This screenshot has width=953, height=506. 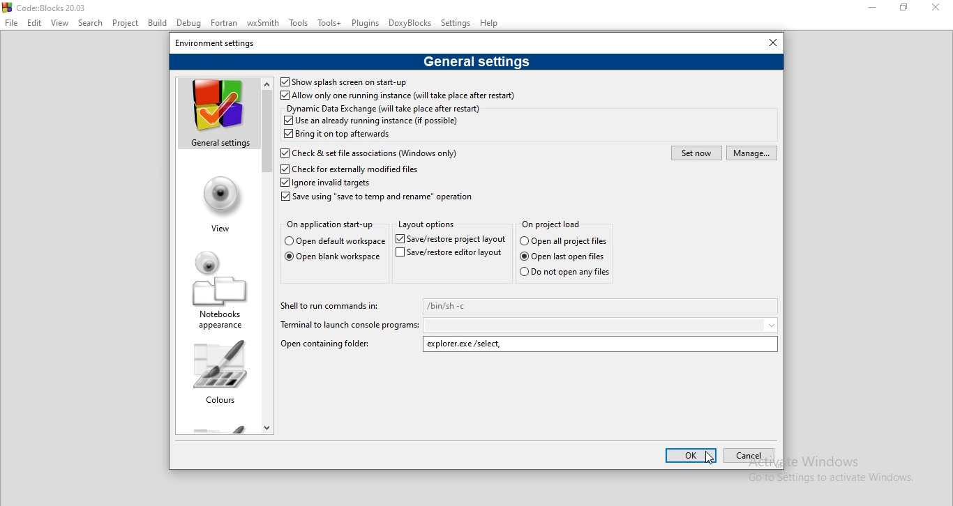 I want to click on explorer.exe/select, so click(x=601, y=344).